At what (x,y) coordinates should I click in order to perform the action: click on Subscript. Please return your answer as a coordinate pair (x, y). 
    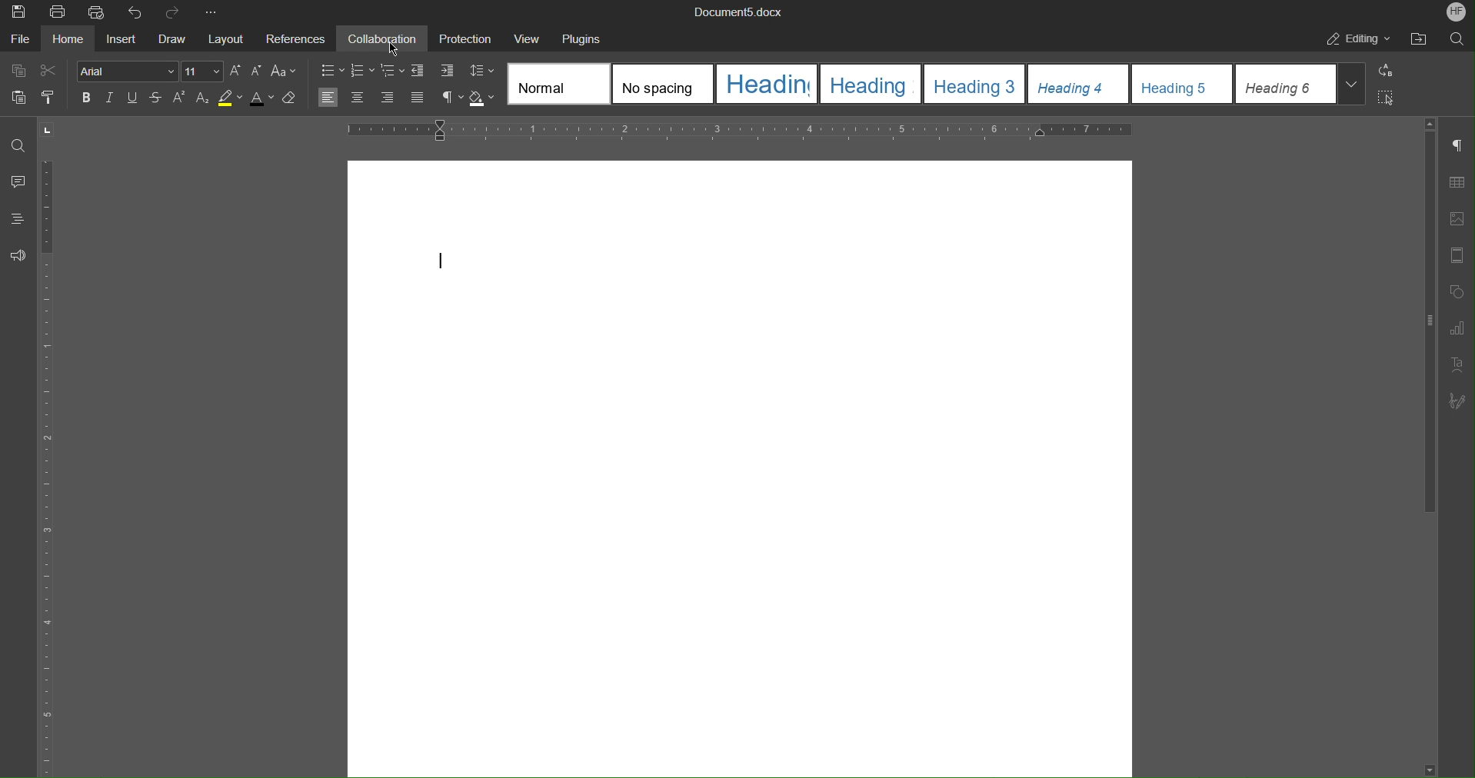
    Looking at the image, I should click on (206, 102).